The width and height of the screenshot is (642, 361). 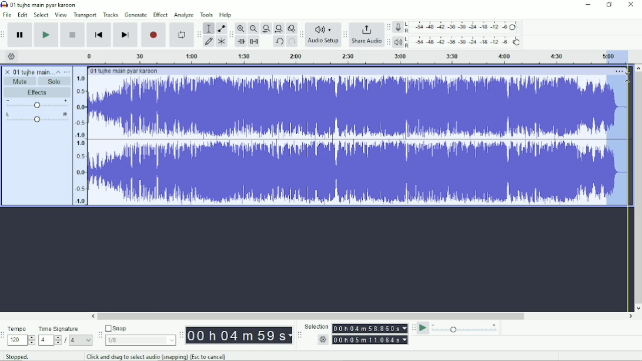 What do you see at coordinates (299, 335) in the screenshot?
I see `Audacity selection toolbar` at bounding box center [299, 335].